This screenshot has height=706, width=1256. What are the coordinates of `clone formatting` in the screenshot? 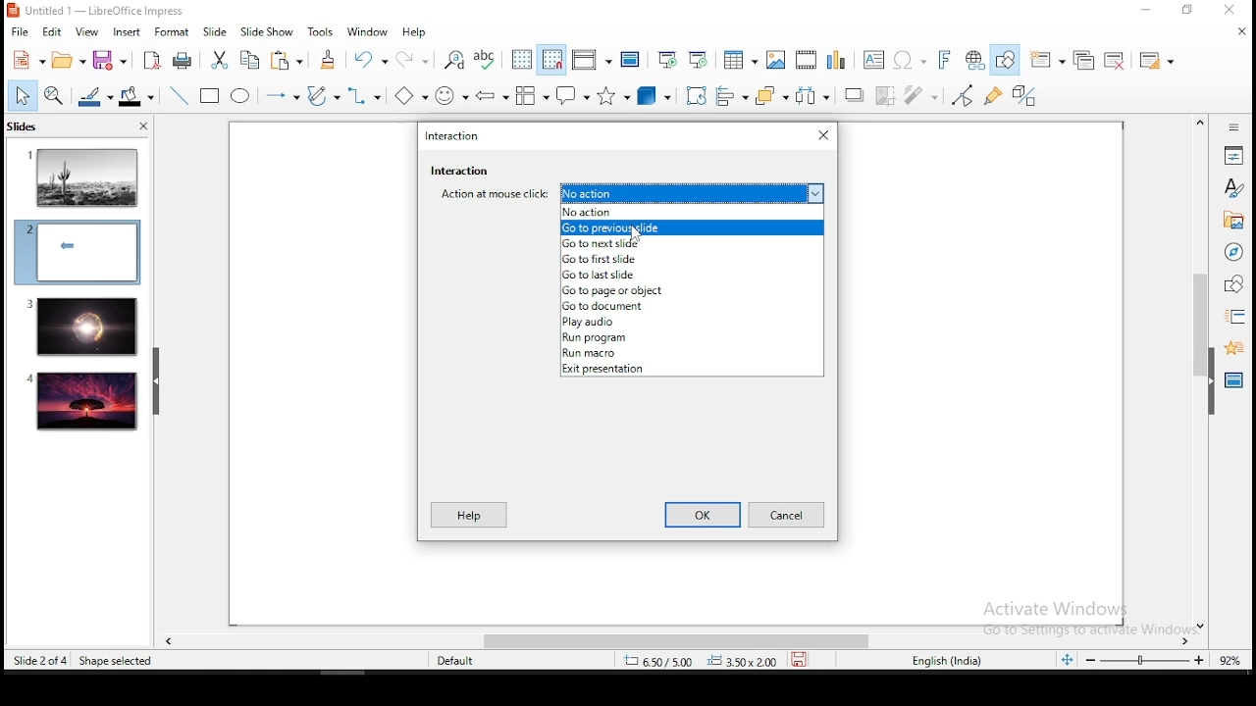 It's located at (329, 60).